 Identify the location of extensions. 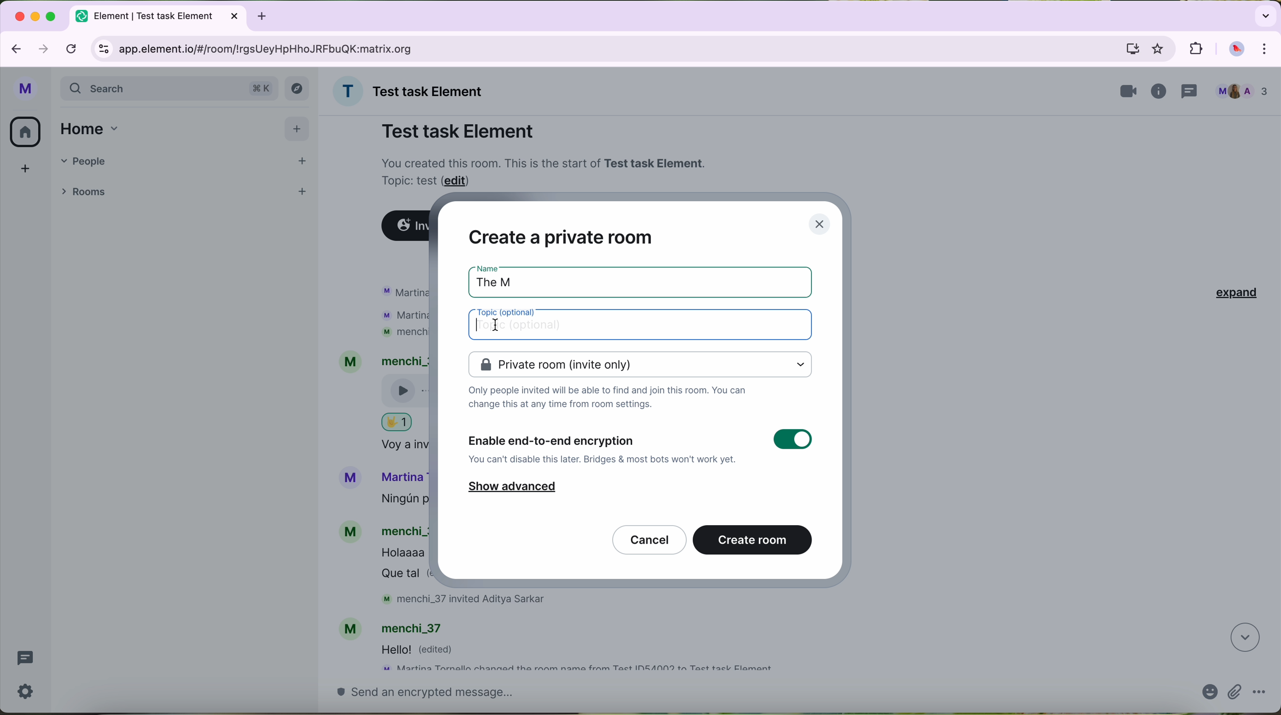
(1194, 48).